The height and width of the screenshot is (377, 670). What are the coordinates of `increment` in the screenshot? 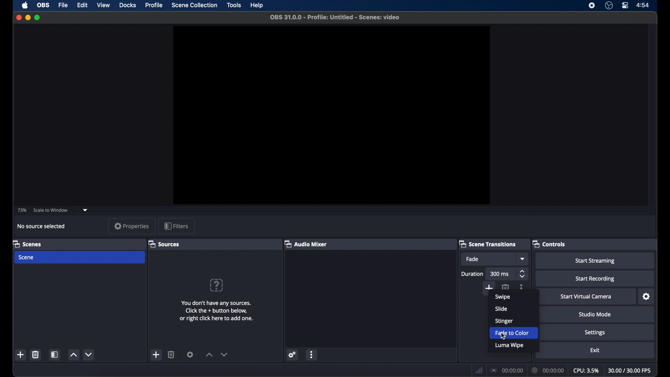 It's located at (73, 355).